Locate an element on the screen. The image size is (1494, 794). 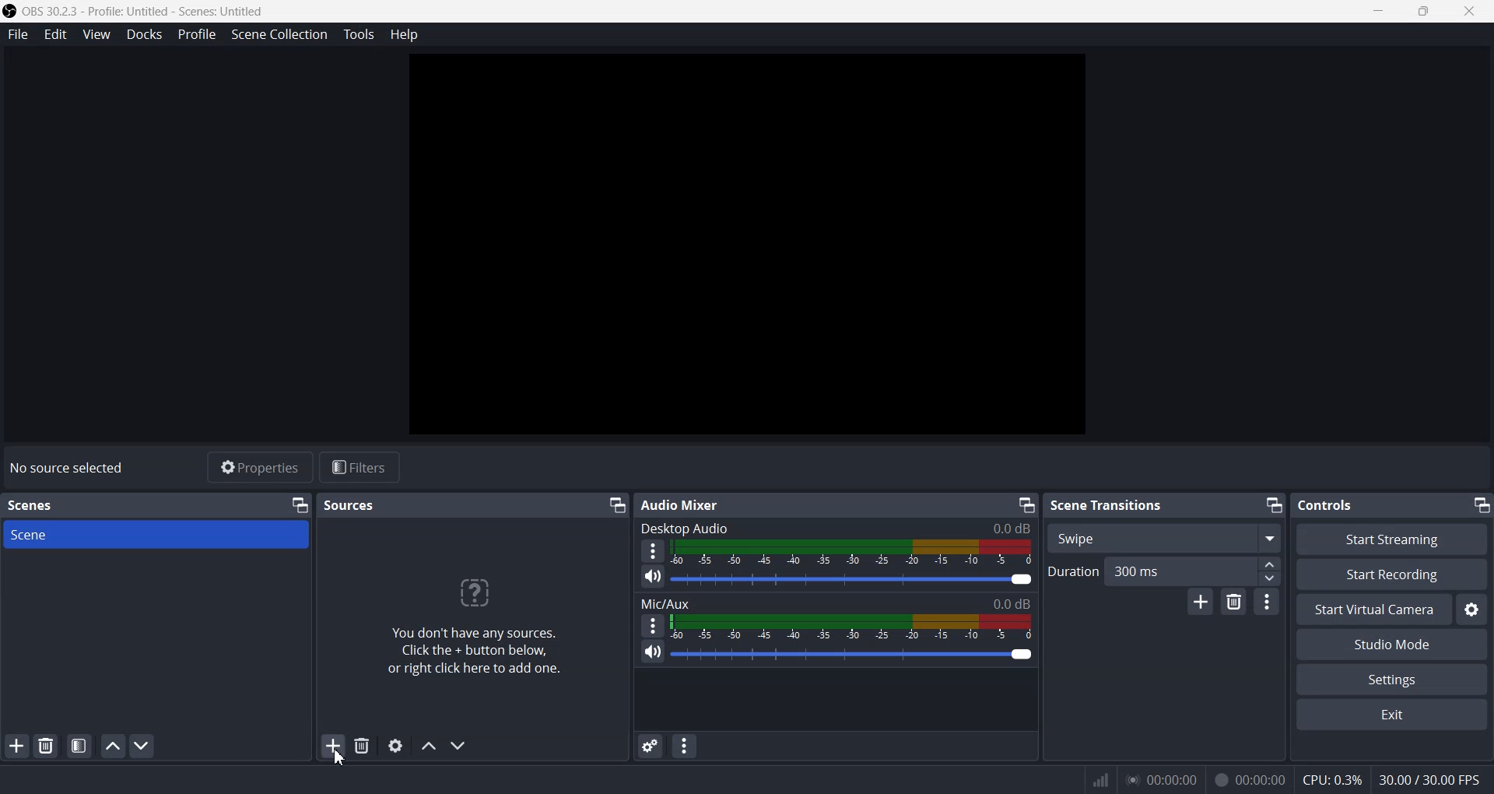
Scene Transitions is located at coordinates (1107, 504).